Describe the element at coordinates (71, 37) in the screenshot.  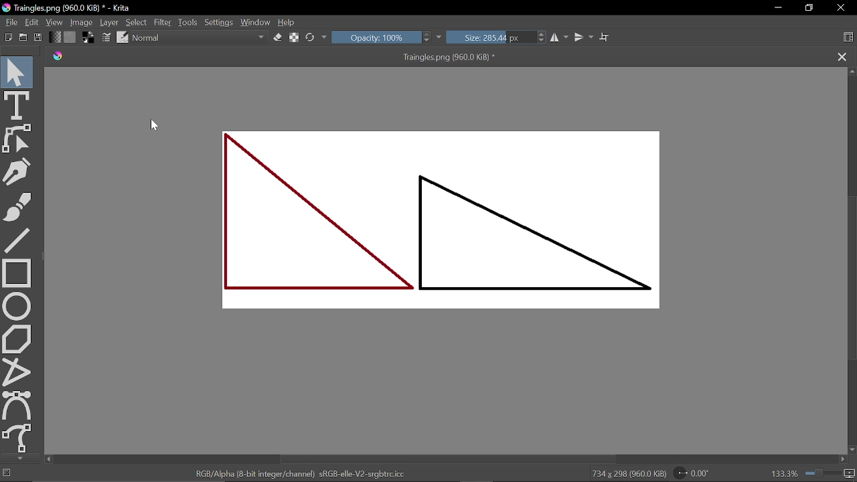
I see `Fill pattern` at that location.